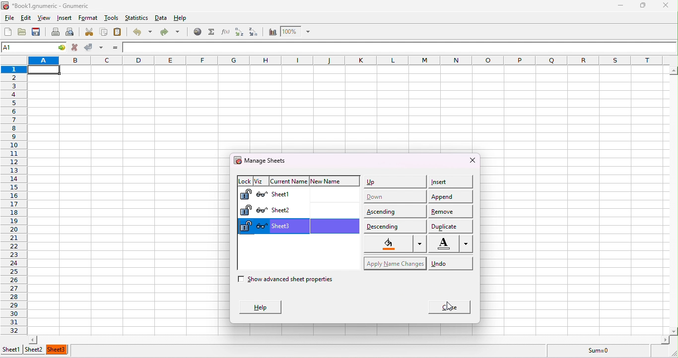 The height and width of the screenshot is (358, 678). I want to click on sum into the current cell, so click(210, 32).